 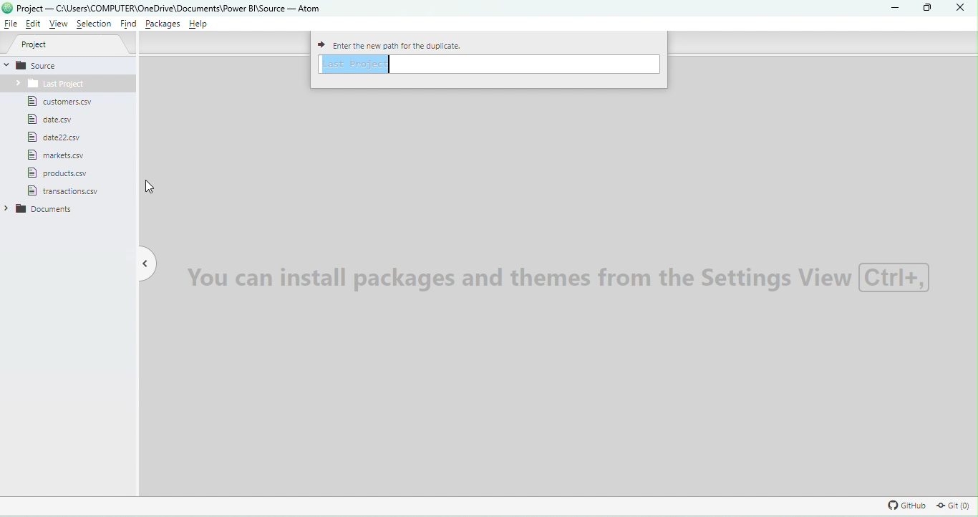 What do you see at coordinates (126, 24) in the screenshot?
I see `Find` at bounding box center [126, 24].